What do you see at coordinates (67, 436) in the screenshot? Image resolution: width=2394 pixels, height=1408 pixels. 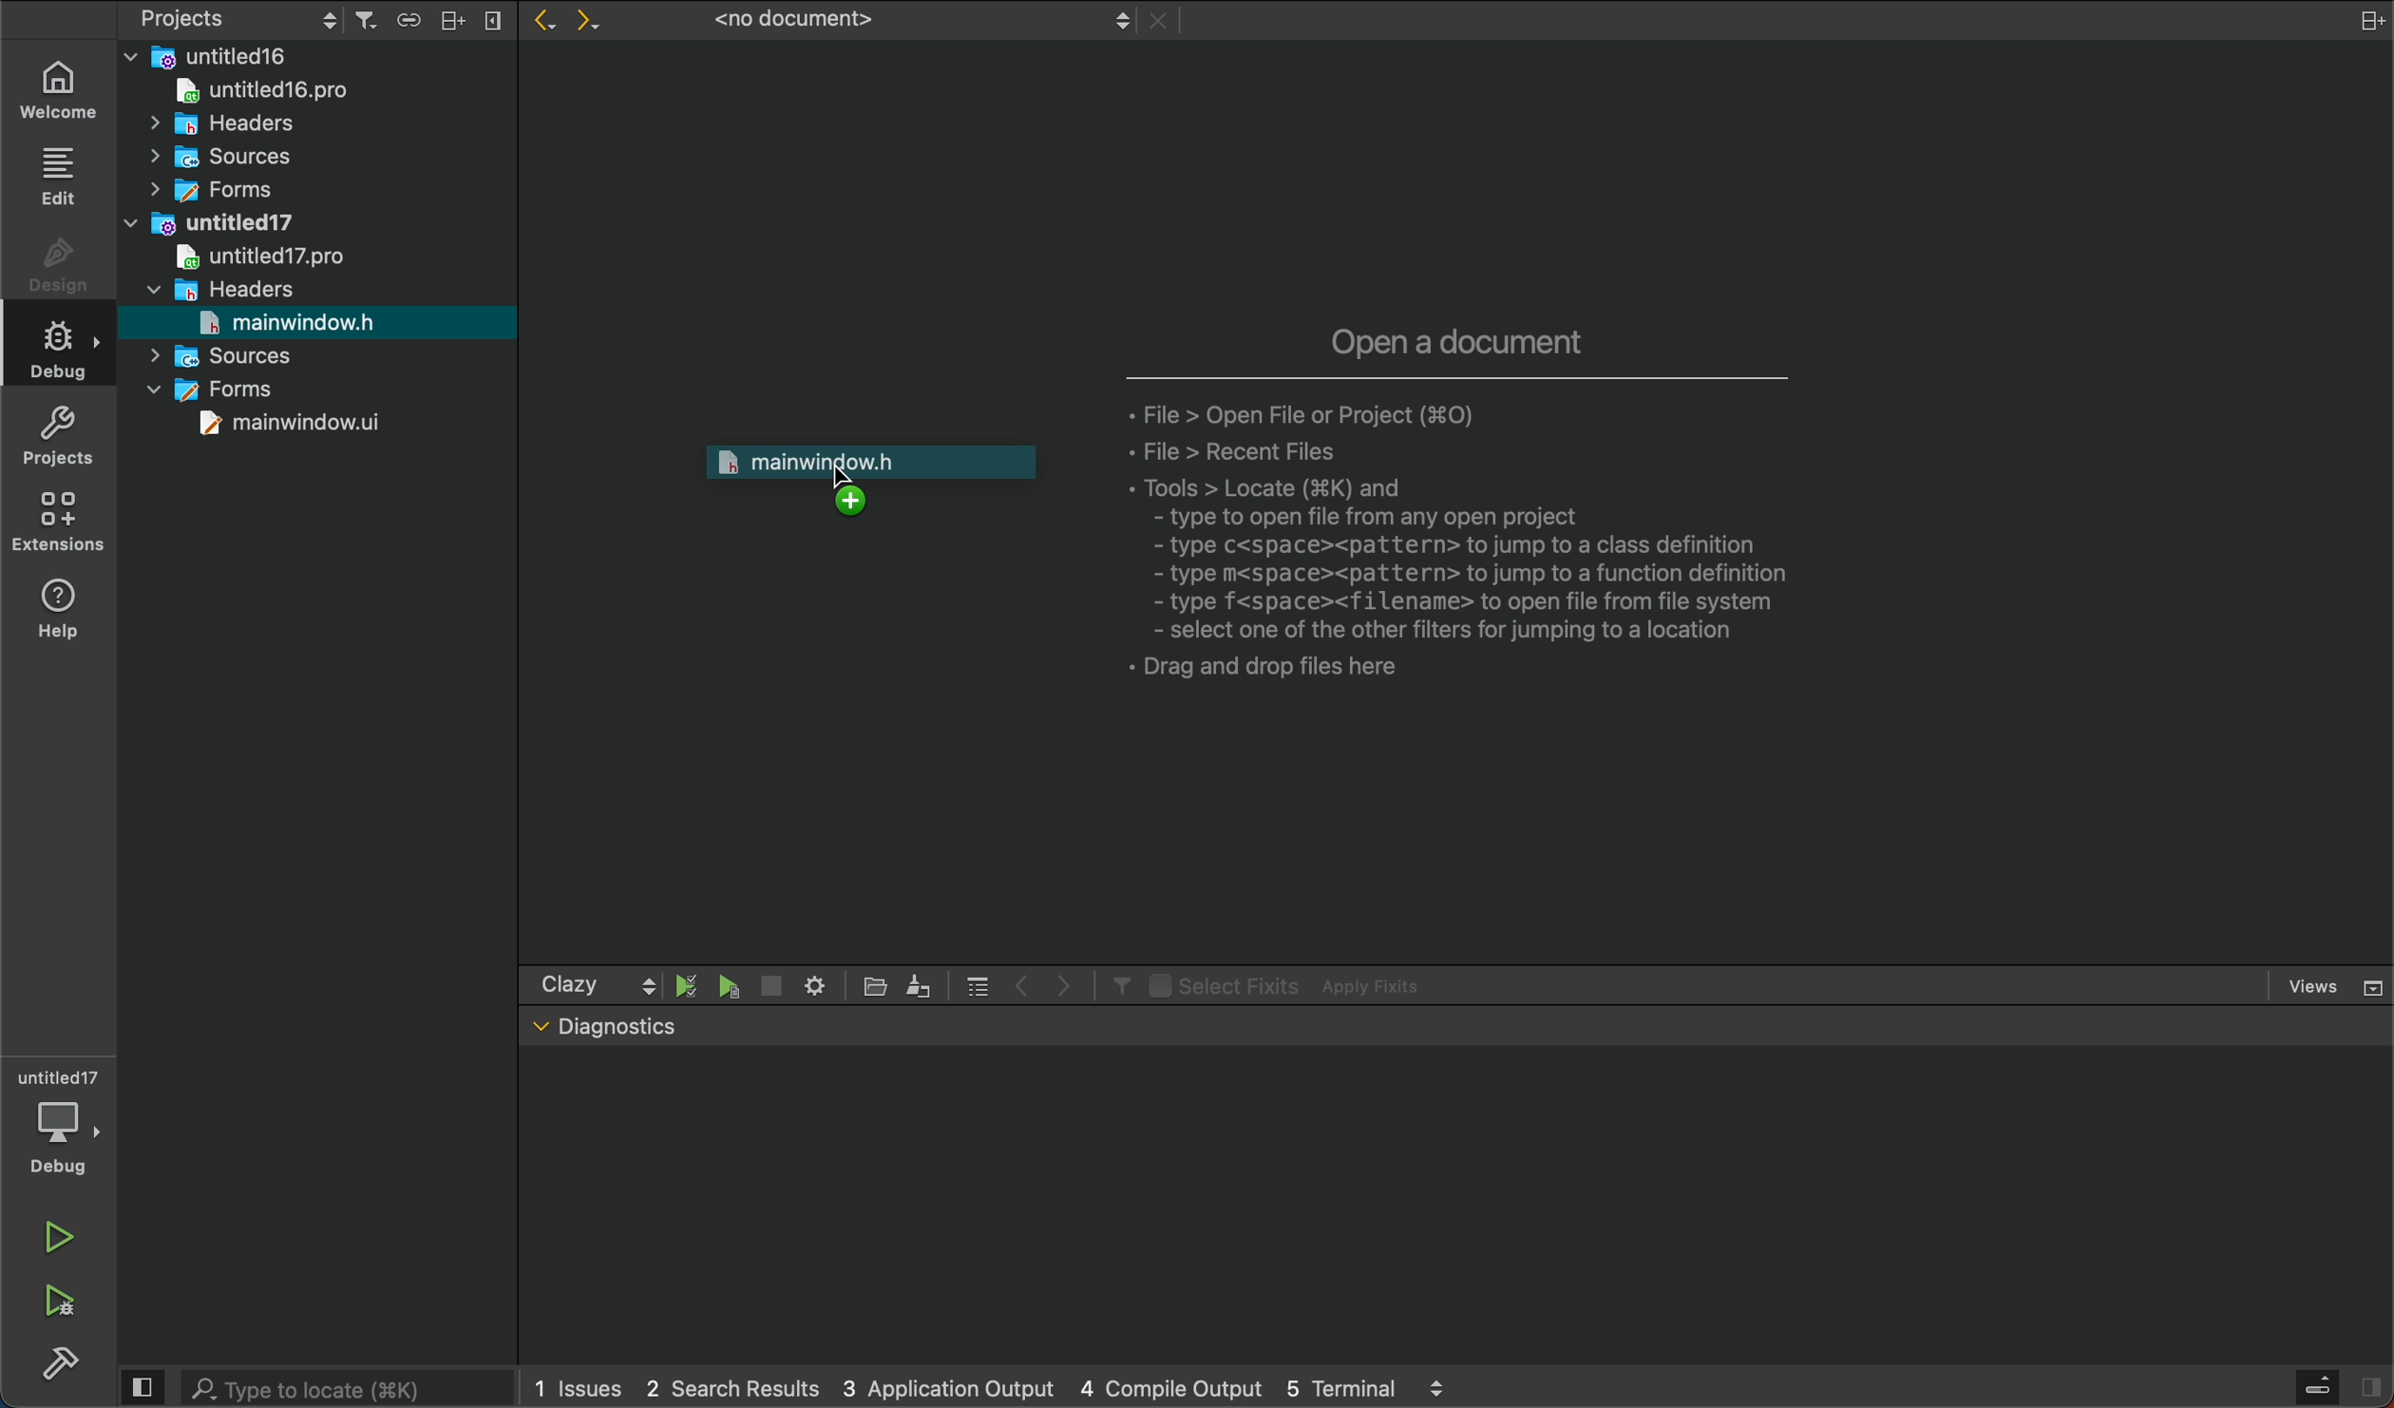 I see `projects` at bounding box center [67, 436].